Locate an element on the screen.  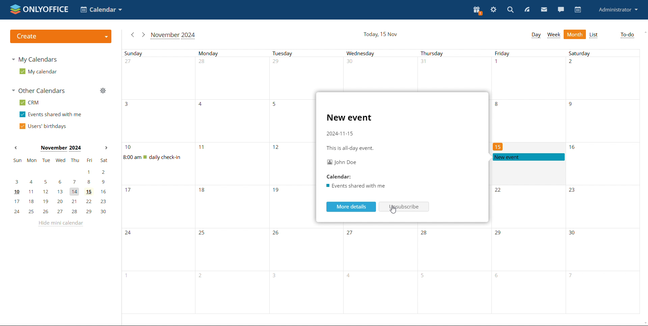
organiser is located at coordinates (341, 162).